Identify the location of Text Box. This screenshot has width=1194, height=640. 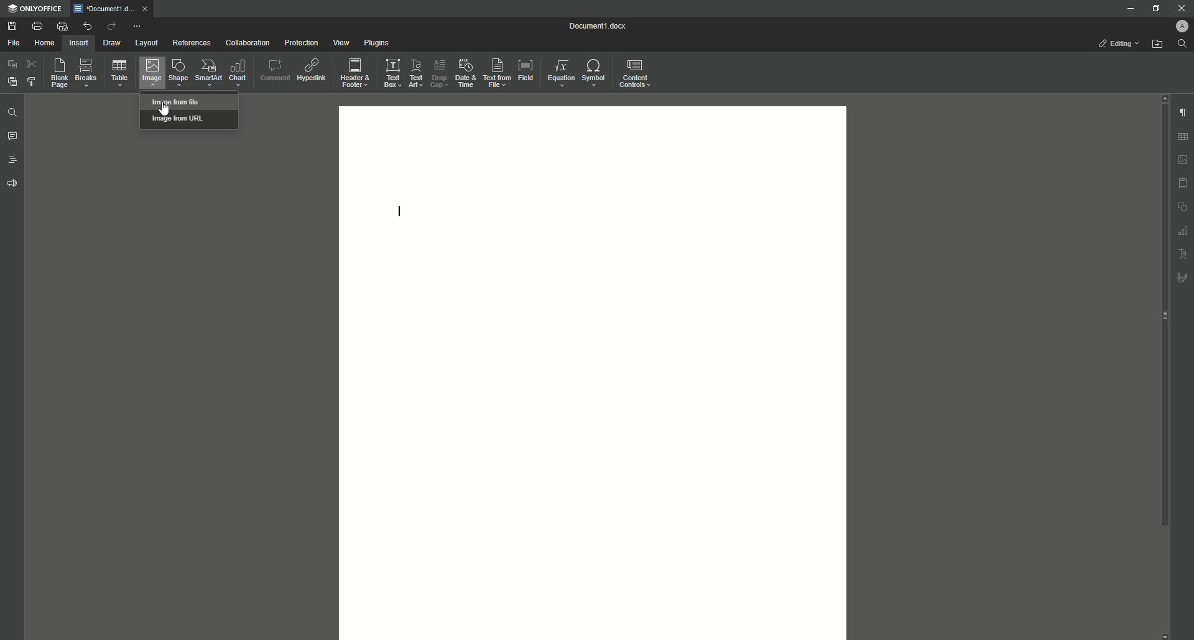
(386, 73).